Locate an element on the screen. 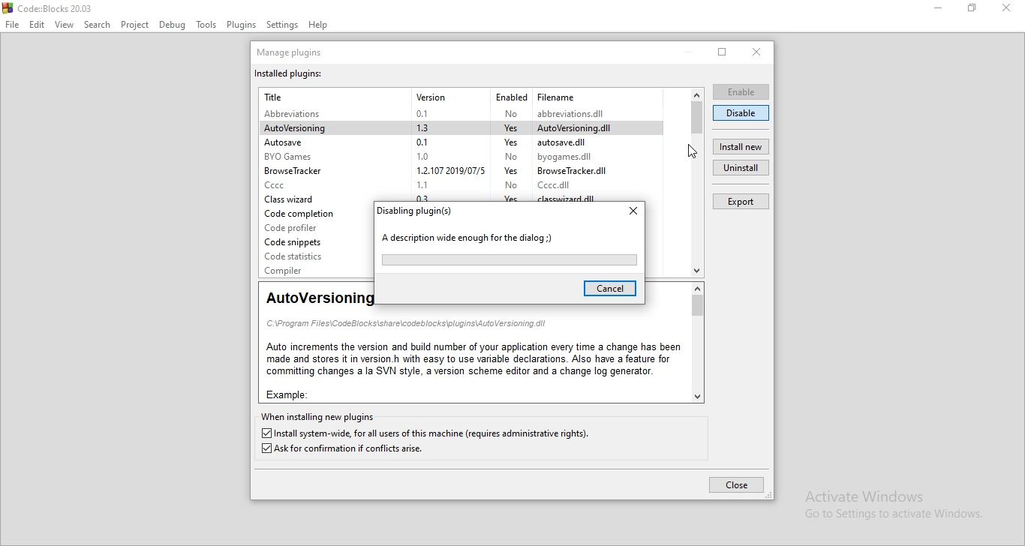  Scroll down is located at coordinates (696, 397).